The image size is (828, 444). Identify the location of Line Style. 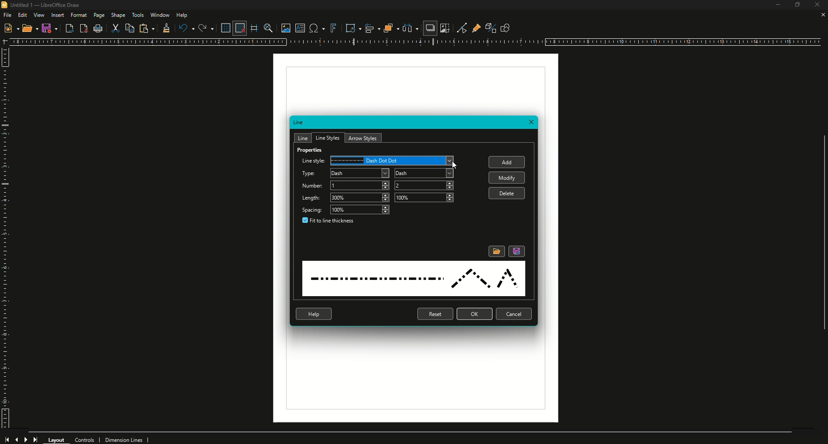
(312, 161).